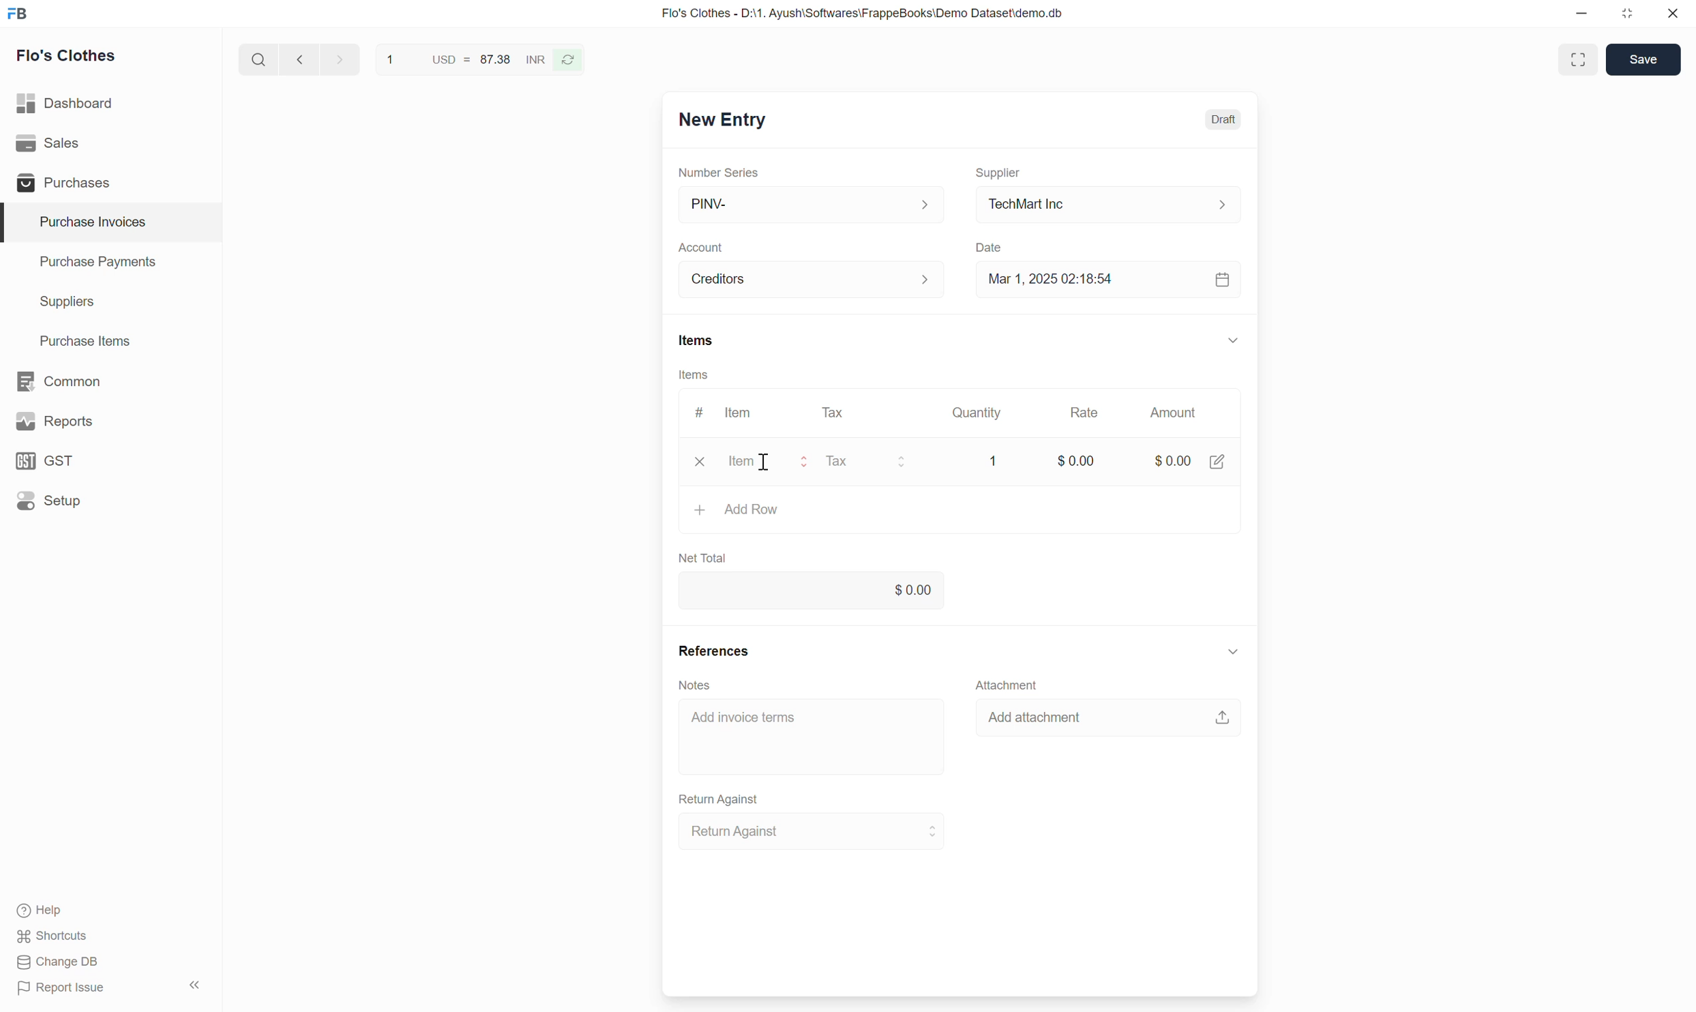  I want to click on $0.00, so click(1071, 465).